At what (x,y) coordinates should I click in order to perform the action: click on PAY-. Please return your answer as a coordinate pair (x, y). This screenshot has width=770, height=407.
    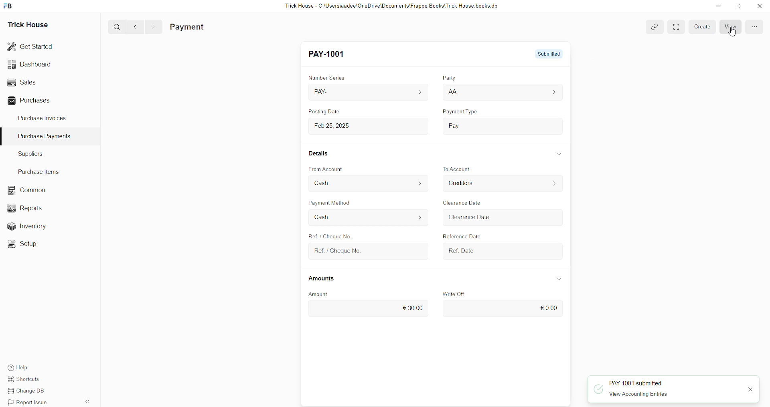
    Looking at the image, I should click on (328, 93).